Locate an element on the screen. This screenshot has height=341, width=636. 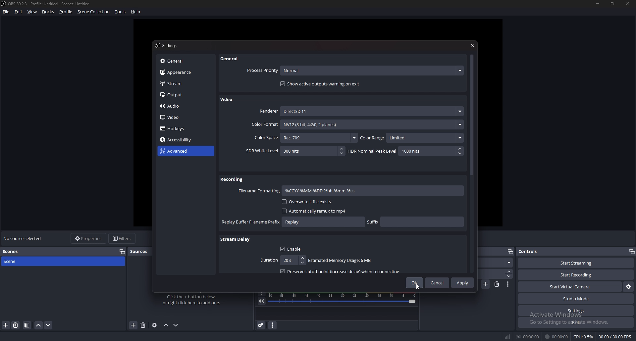
fade is located at coordinates (495, 263).